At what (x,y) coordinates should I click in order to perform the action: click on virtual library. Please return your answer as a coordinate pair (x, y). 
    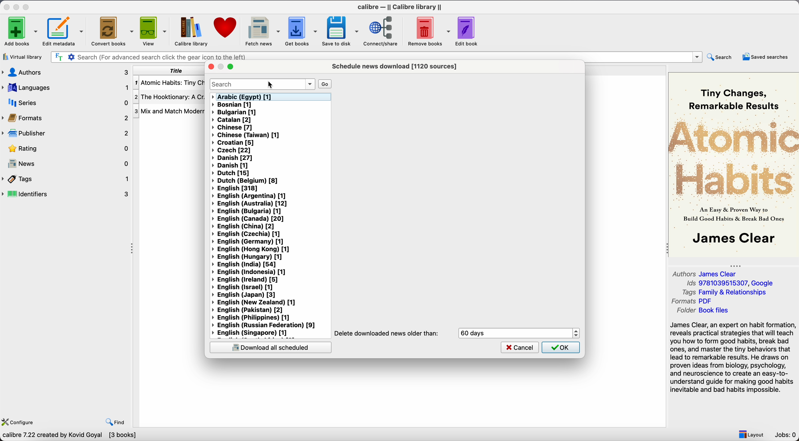
    Looking at the image, I should click on (22, 57).